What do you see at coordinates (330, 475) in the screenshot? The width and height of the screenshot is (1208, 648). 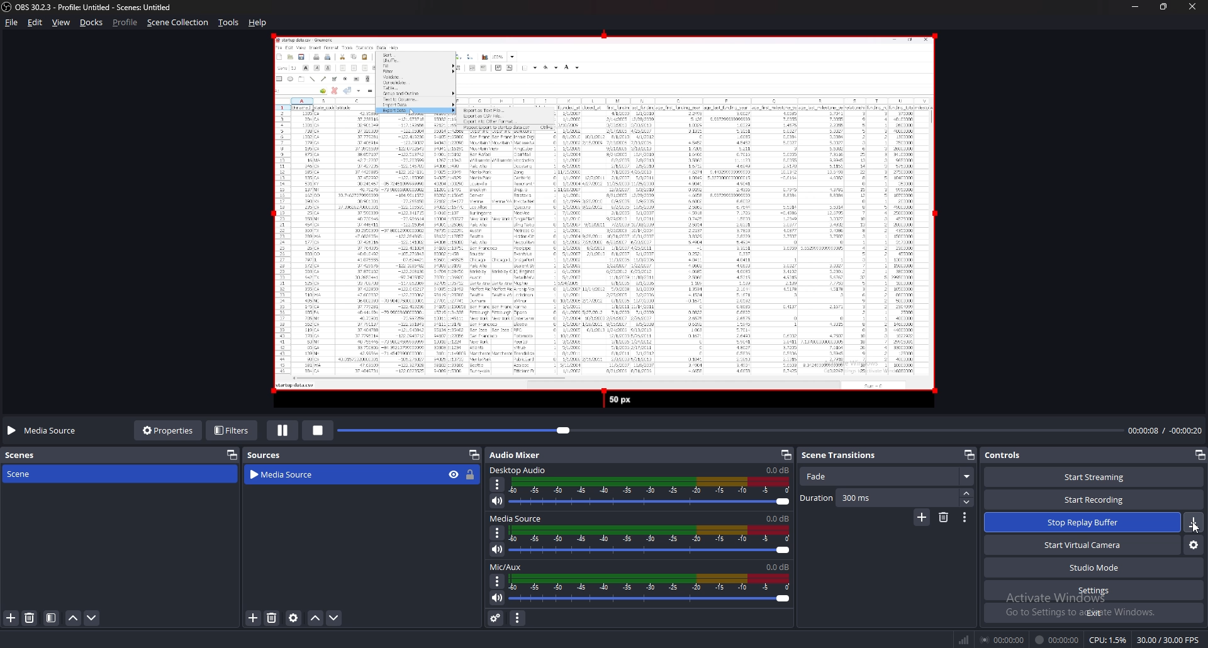 I see `media source` at bounding box center [330, 475].